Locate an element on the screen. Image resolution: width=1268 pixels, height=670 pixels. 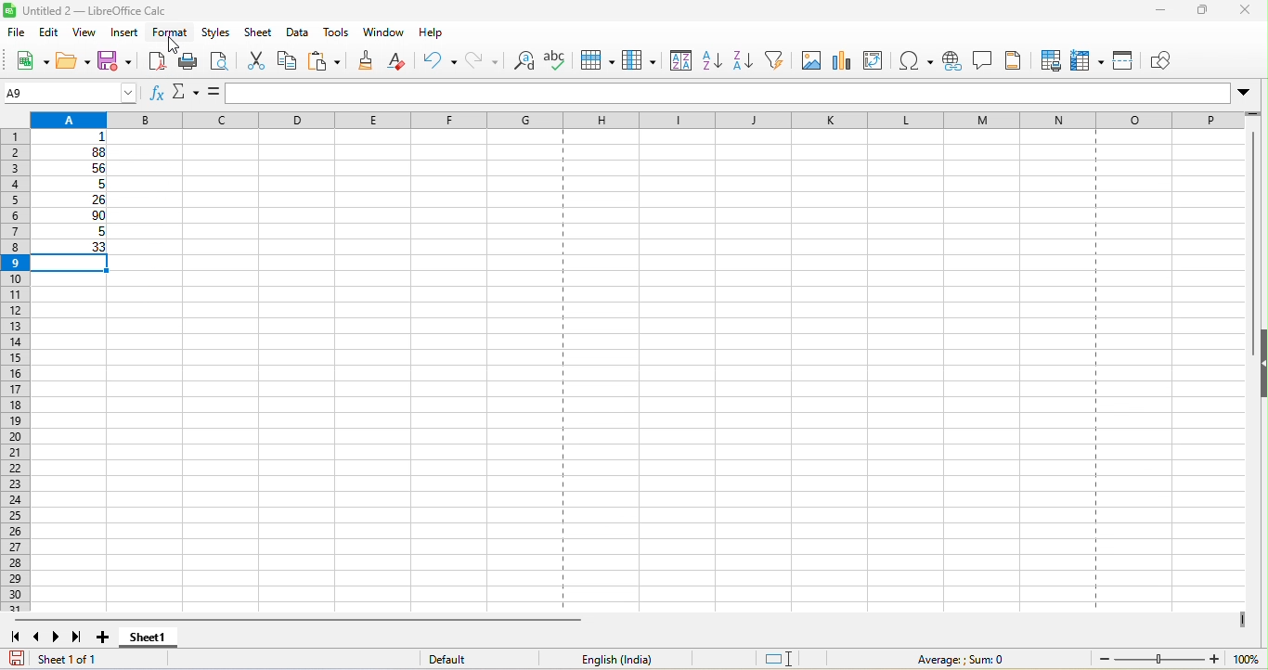
untitled 2-libre office calc is located at coordinates (151, 11).